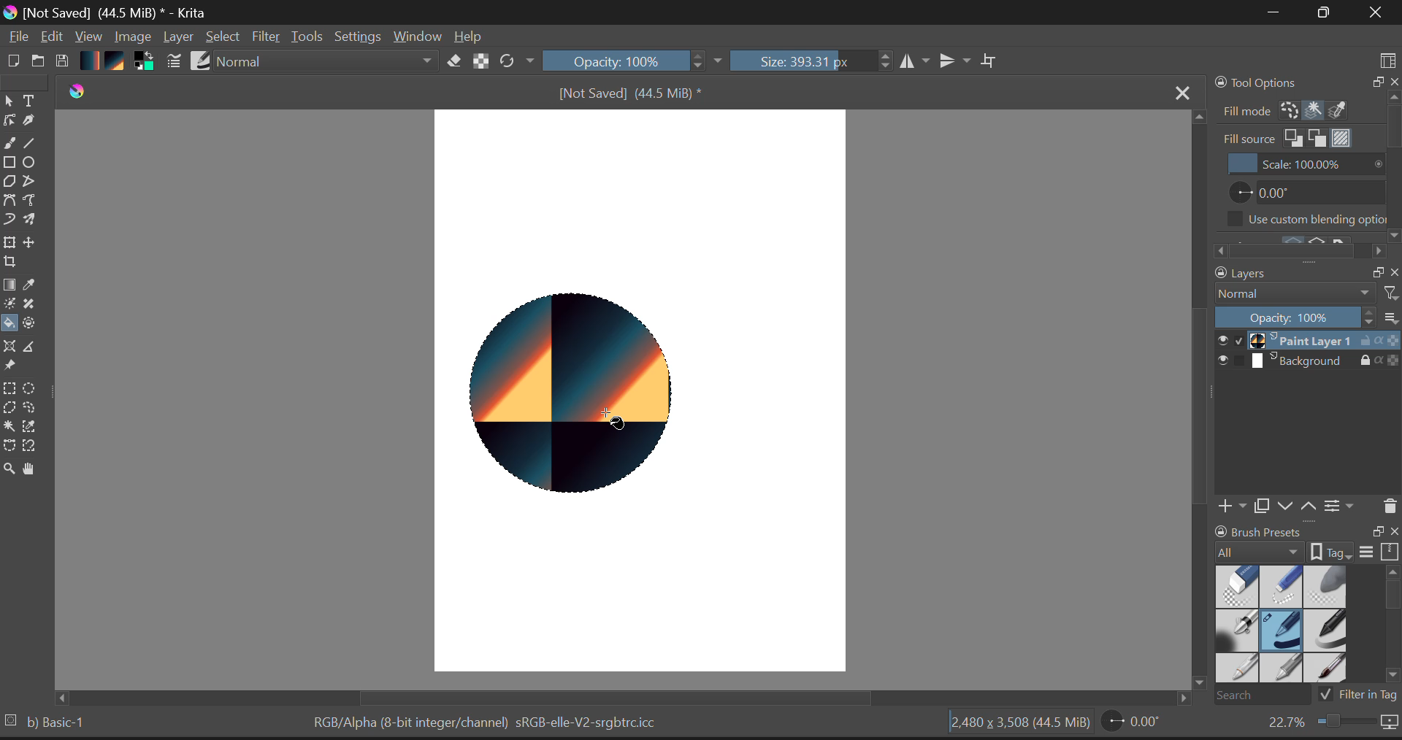  Describe the element at coordinates (31, 307) in the screenshot. I see `Smart Patch Tool` at that location.